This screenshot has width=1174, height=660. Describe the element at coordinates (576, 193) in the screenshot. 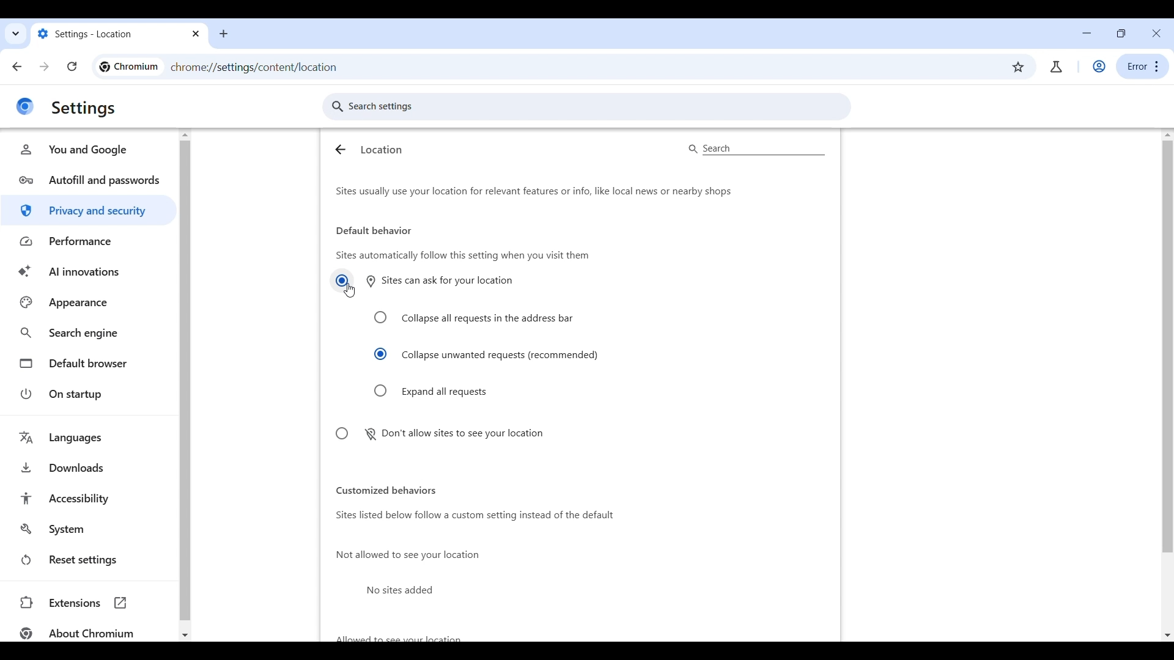

I see `sites usually use your location for relevant features or info, like local news or nearby shops` at that location.